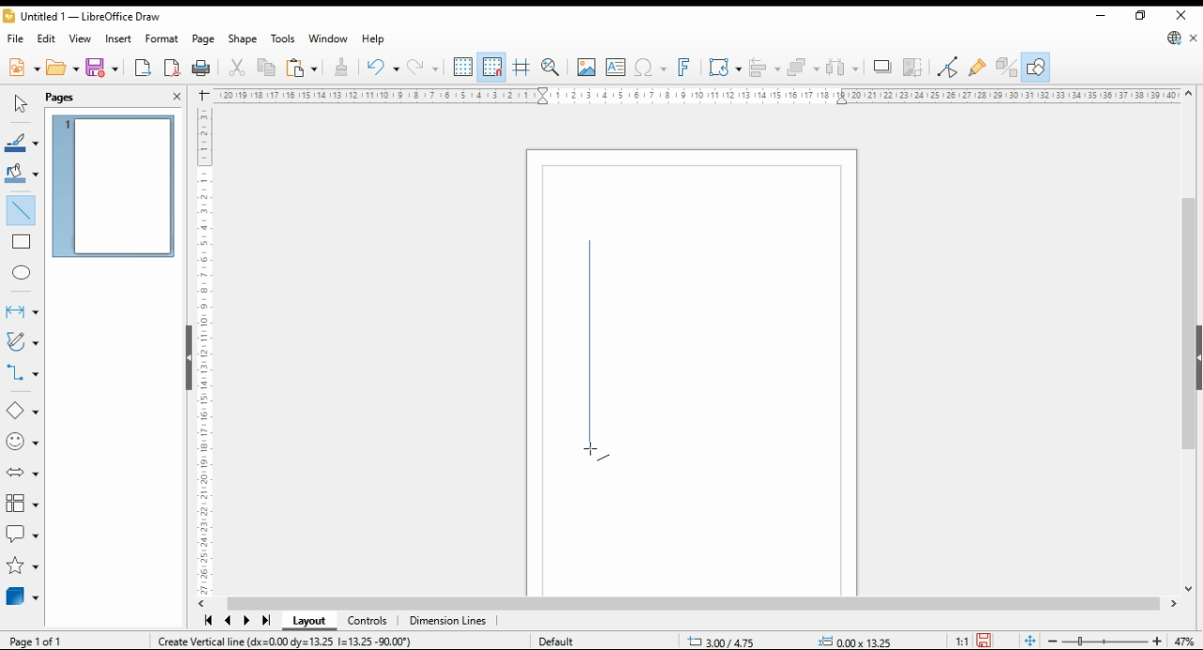 This screenshot has width=1203, height=650. What do you see at coordinates (804, 67) in the screenshot?
I see `arrange` at bounding box center [804, 67].